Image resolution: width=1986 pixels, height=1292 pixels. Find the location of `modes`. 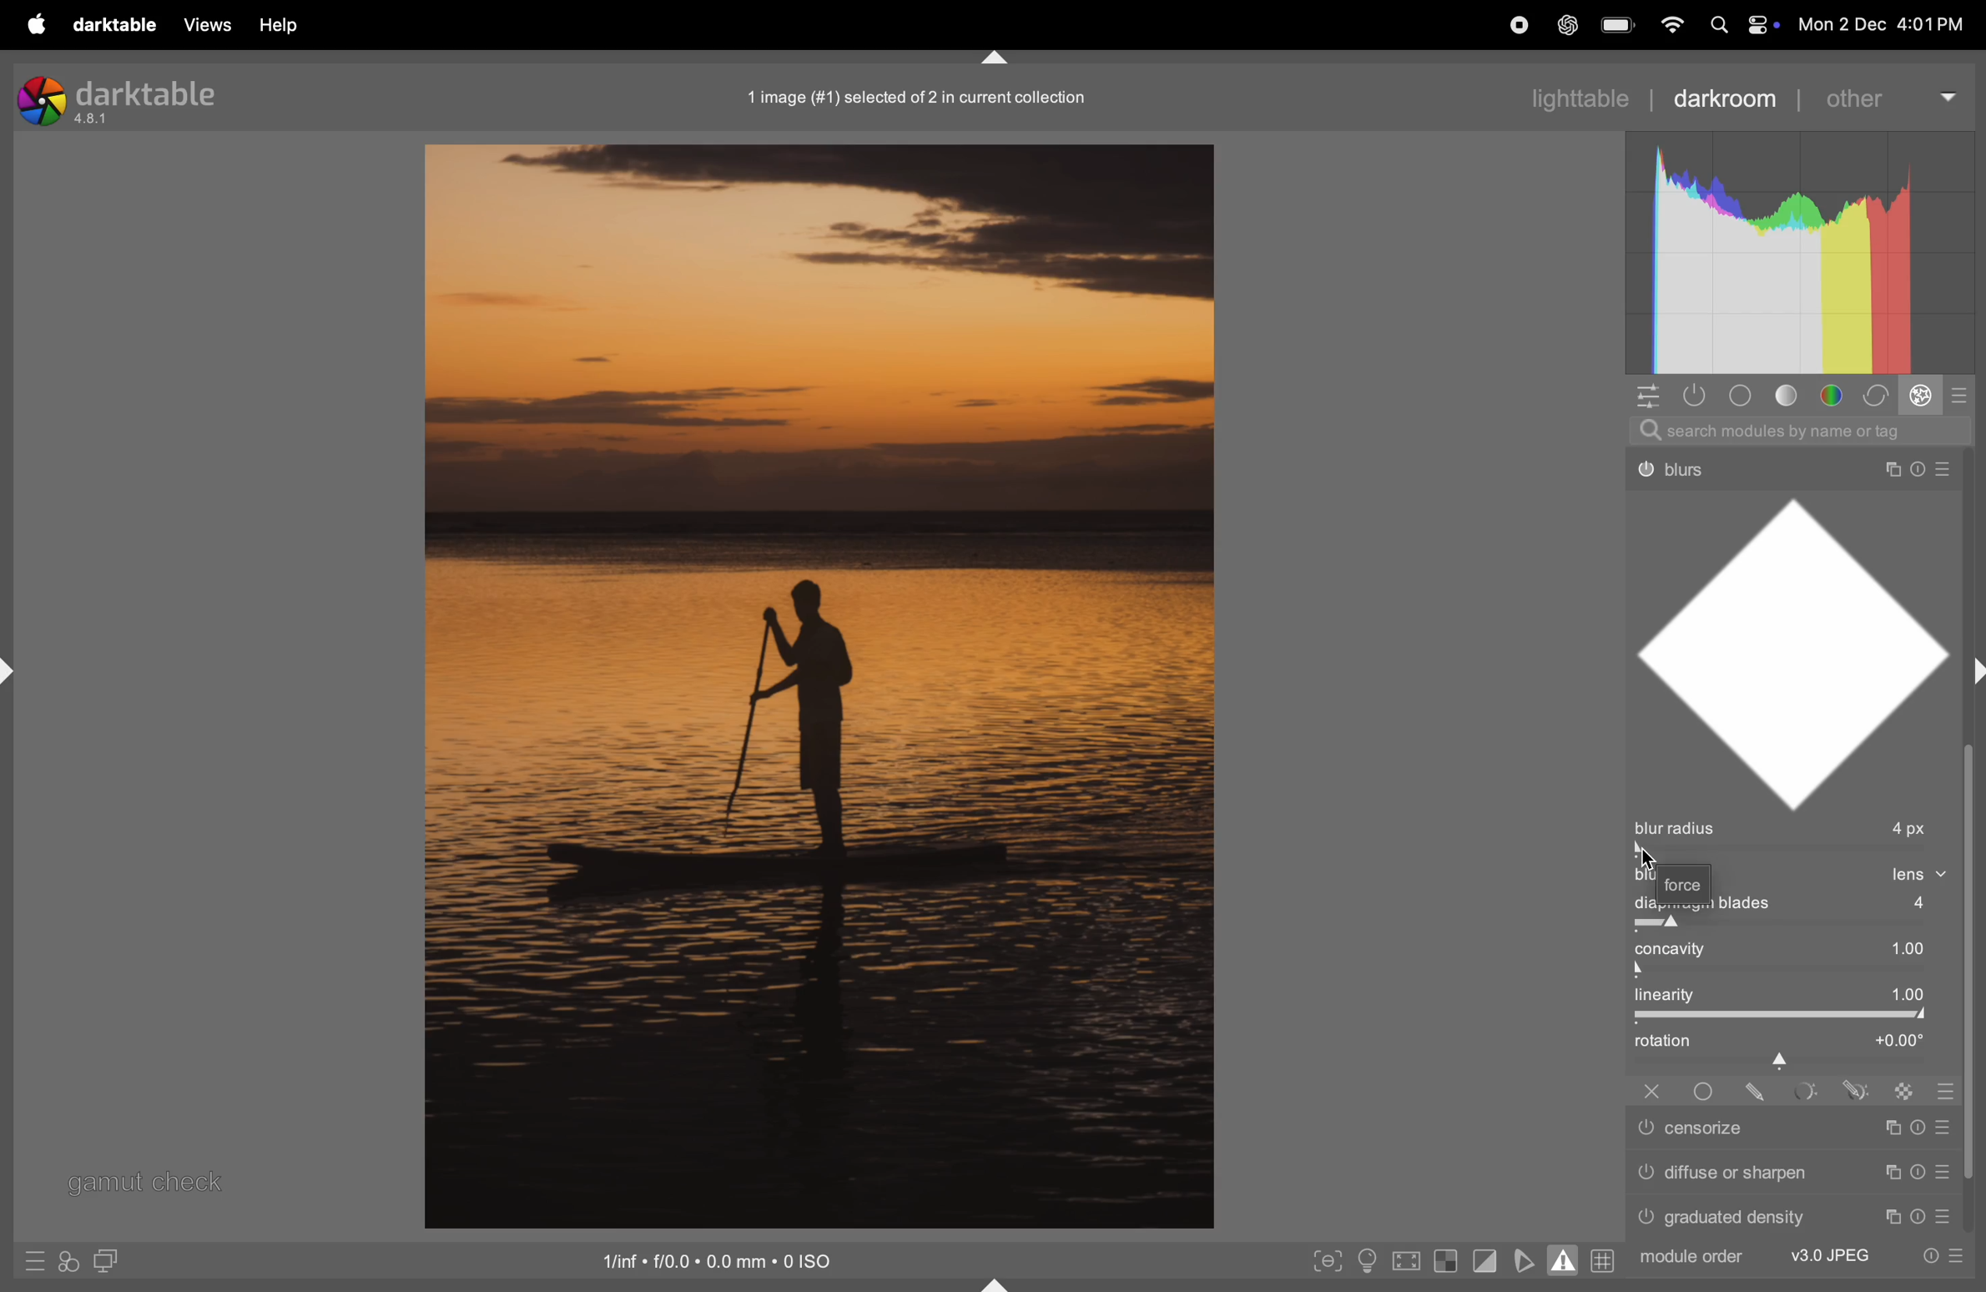

modes is located at coordinates (1964, 394).